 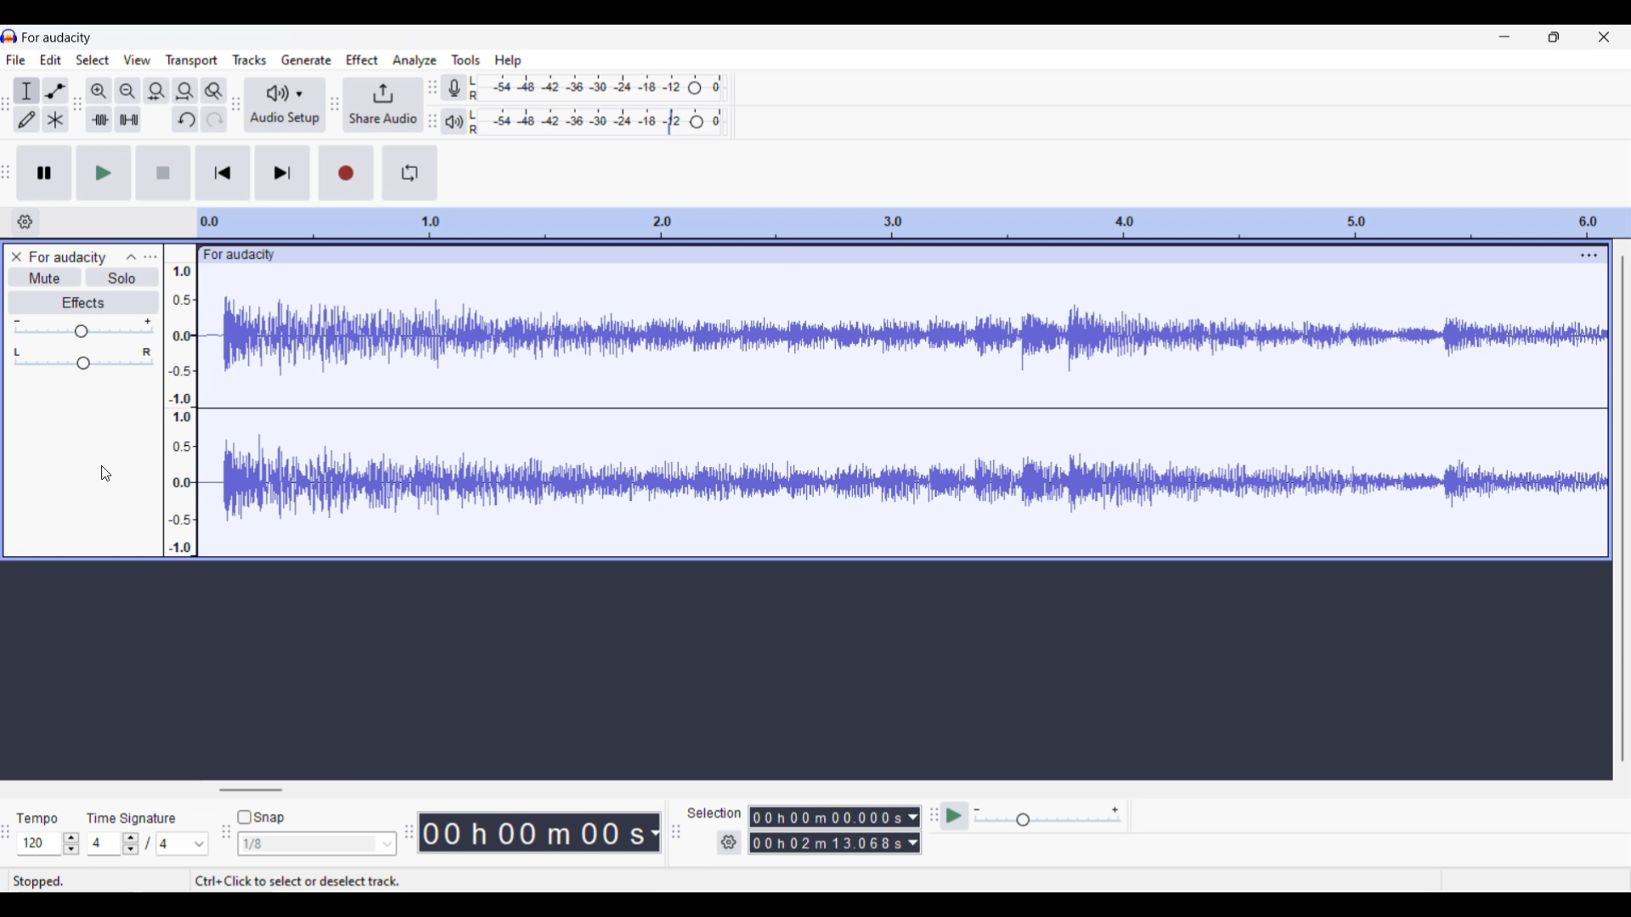 I want to click on 00h00m00.000s, so click(x=825, y=817).